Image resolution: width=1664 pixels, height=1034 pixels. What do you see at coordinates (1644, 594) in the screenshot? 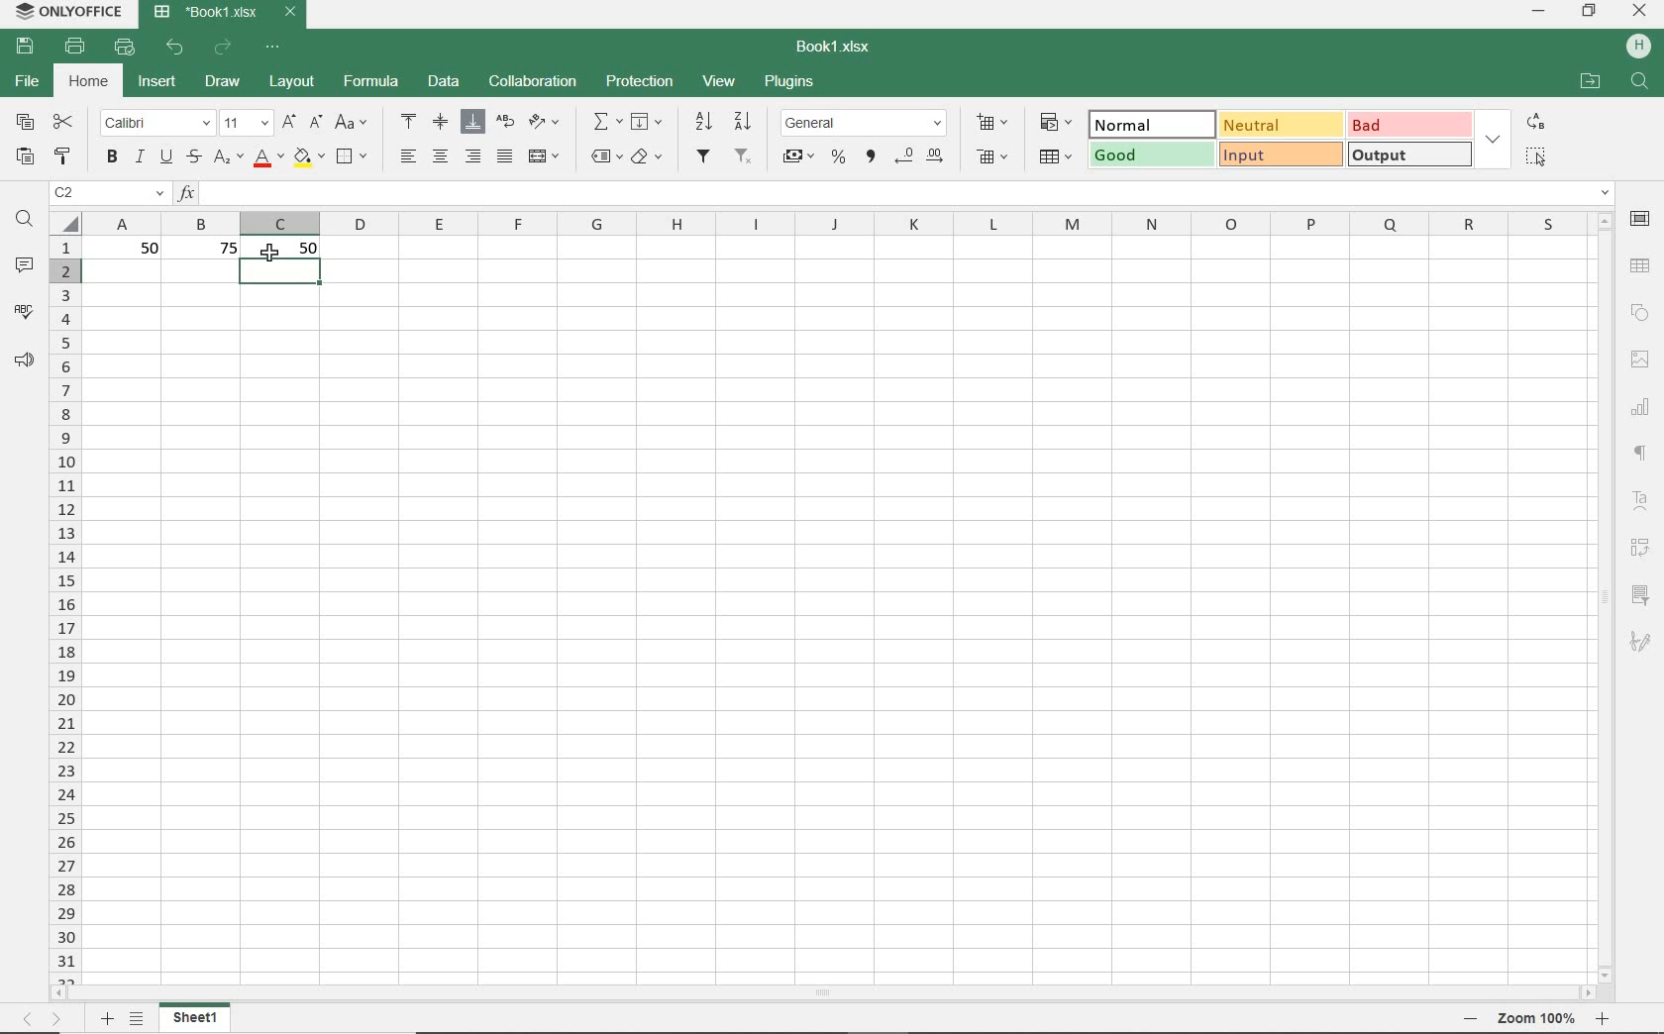
I see `slicer` at bounding box center [1644, 594].